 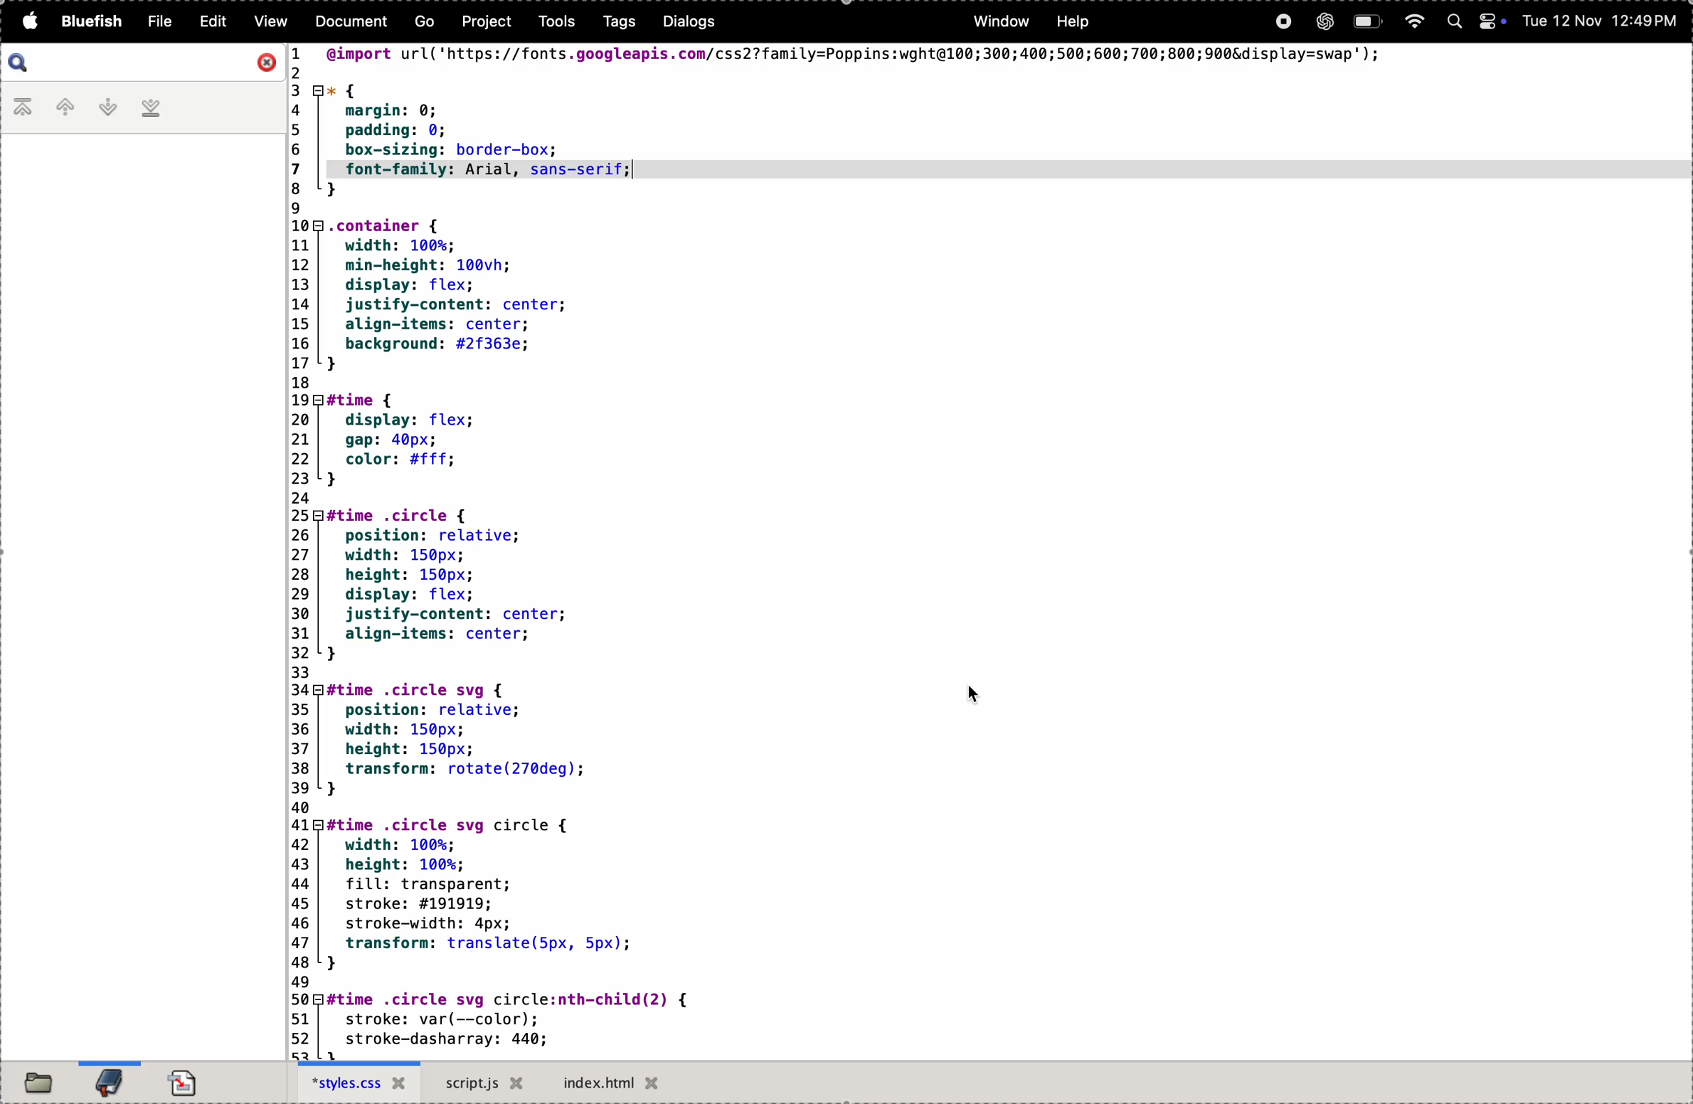 I want to click on go, so click(x=420, y=24).